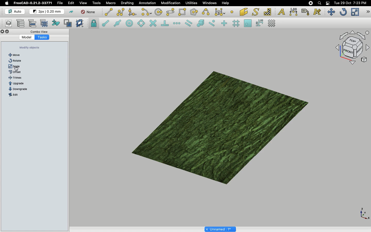 The height and width of the screenshot is (232, 371). What do you see at coordinates (16, 83) in the screenshot?
I see `B-spline` at bounding box center [16, 83].